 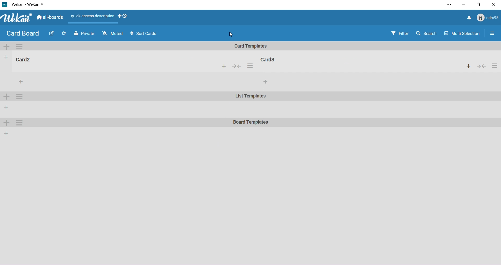 I want to click on Settings, so click(x=17, y=124).